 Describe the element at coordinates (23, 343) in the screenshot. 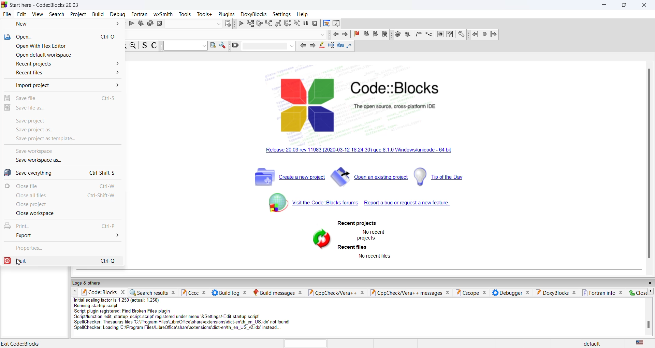

I see `Exit Code::Blocks` at that location.